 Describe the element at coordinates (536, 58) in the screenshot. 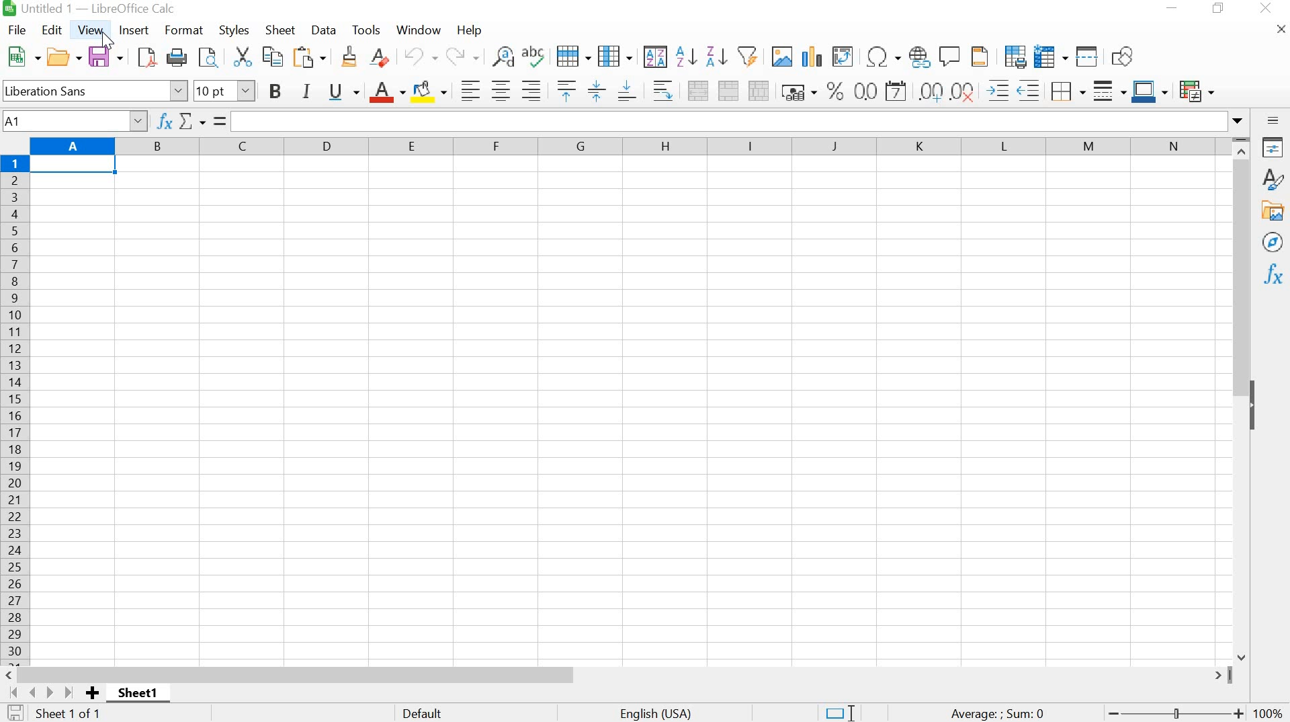

I see `SPELLING` at that location.